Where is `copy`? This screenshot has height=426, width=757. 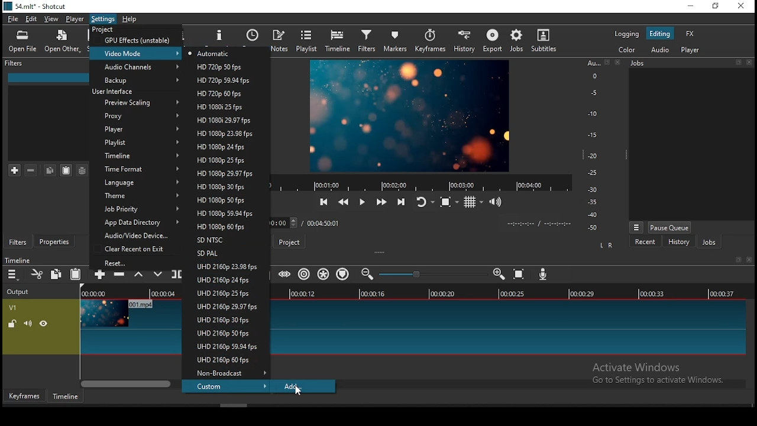
copy is located at coordinates (50, 170).